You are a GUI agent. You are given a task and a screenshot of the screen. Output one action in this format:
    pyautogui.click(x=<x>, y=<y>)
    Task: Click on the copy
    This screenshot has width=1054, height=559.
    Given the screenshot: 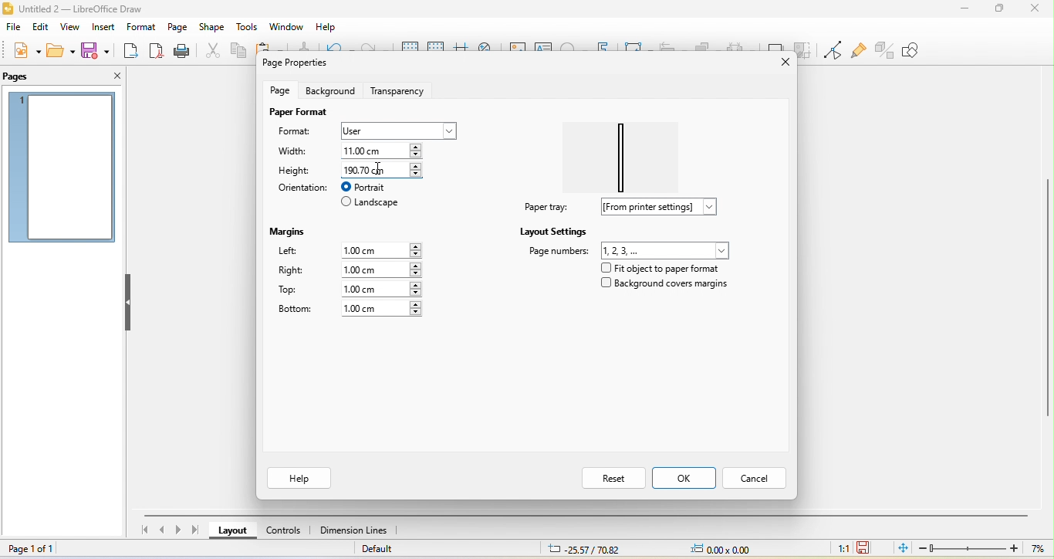 What is the action you would take?
    pyautogui.click(x=238, y=53)
    